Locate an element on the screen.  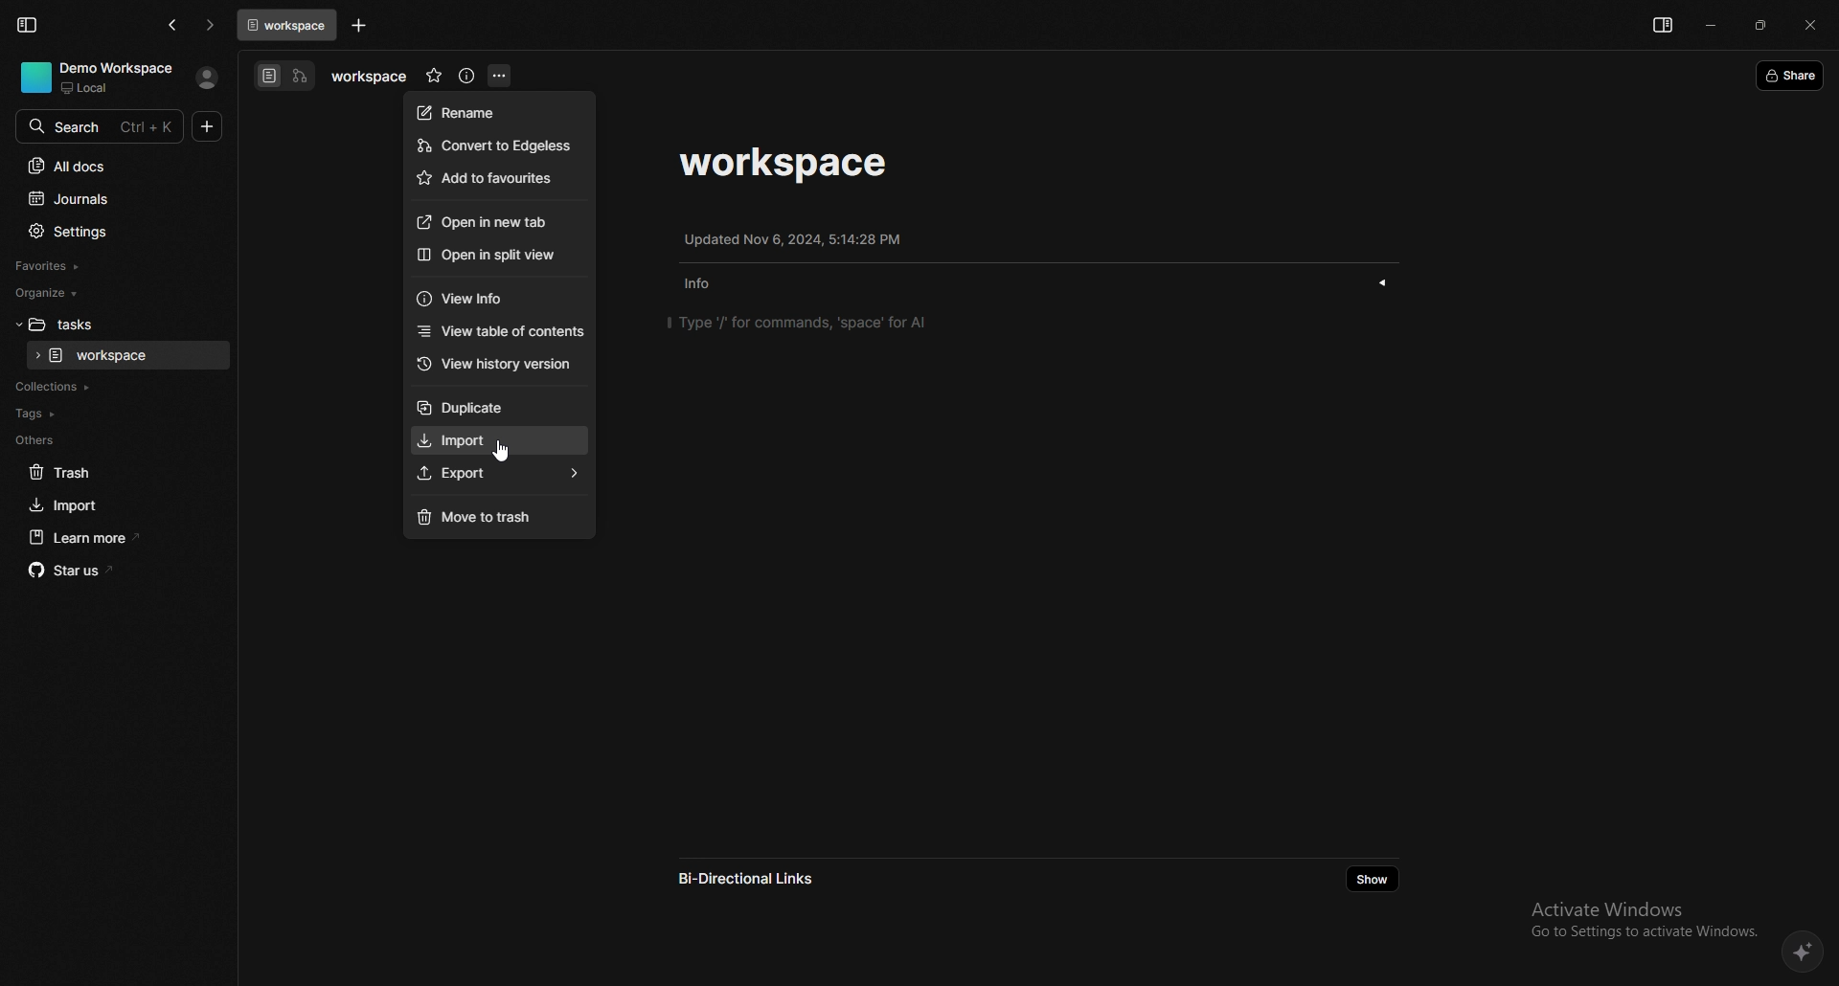
journals is located at coordinates (109, 200).